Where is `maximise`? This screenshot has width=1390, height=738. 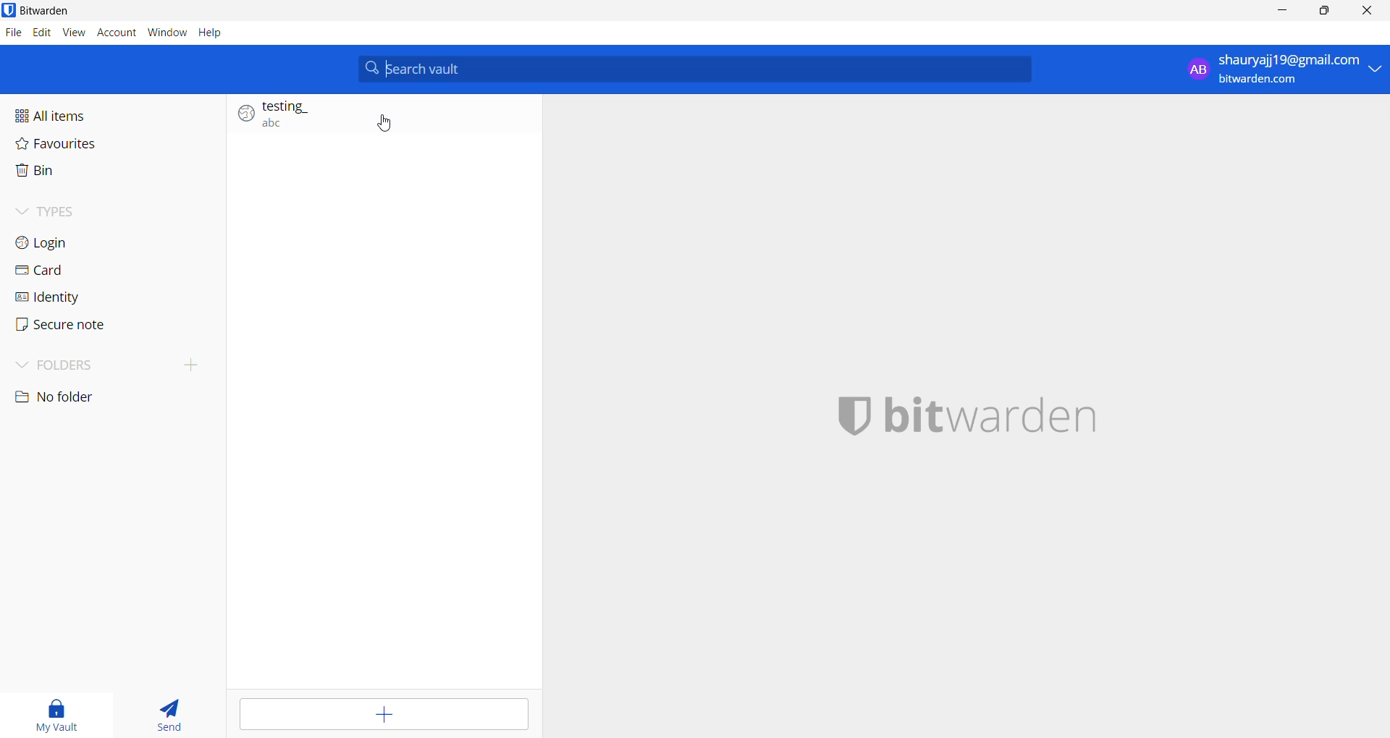 maximise is located at coordinates (1326, 14).